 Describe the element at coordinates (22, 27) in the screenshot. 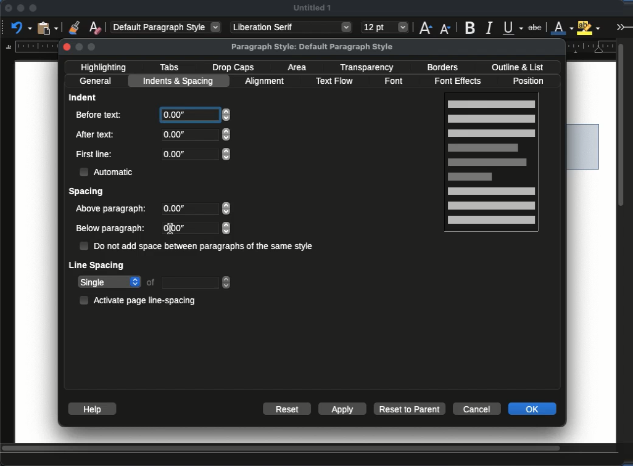

I see `undo` at that location.